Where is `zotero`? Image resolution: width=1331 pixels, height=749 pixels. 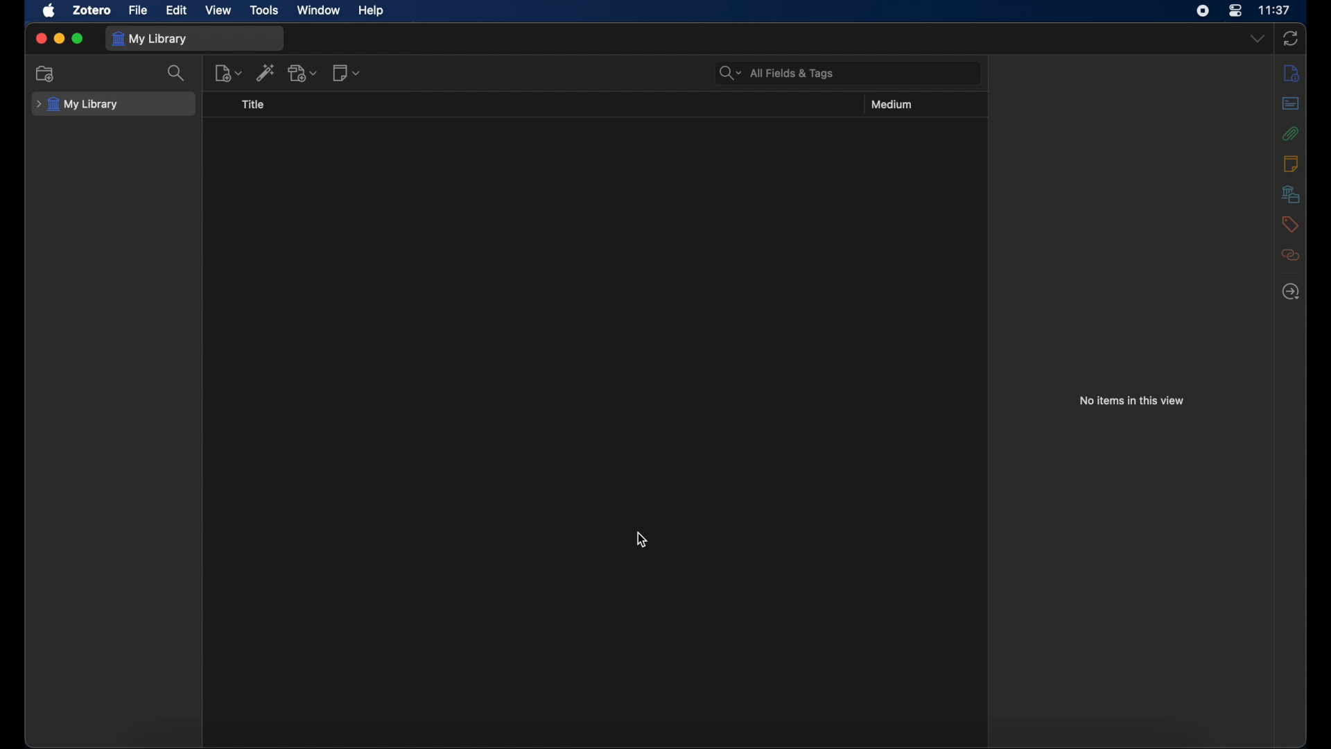
zotero is located at coordinates (92, 10).